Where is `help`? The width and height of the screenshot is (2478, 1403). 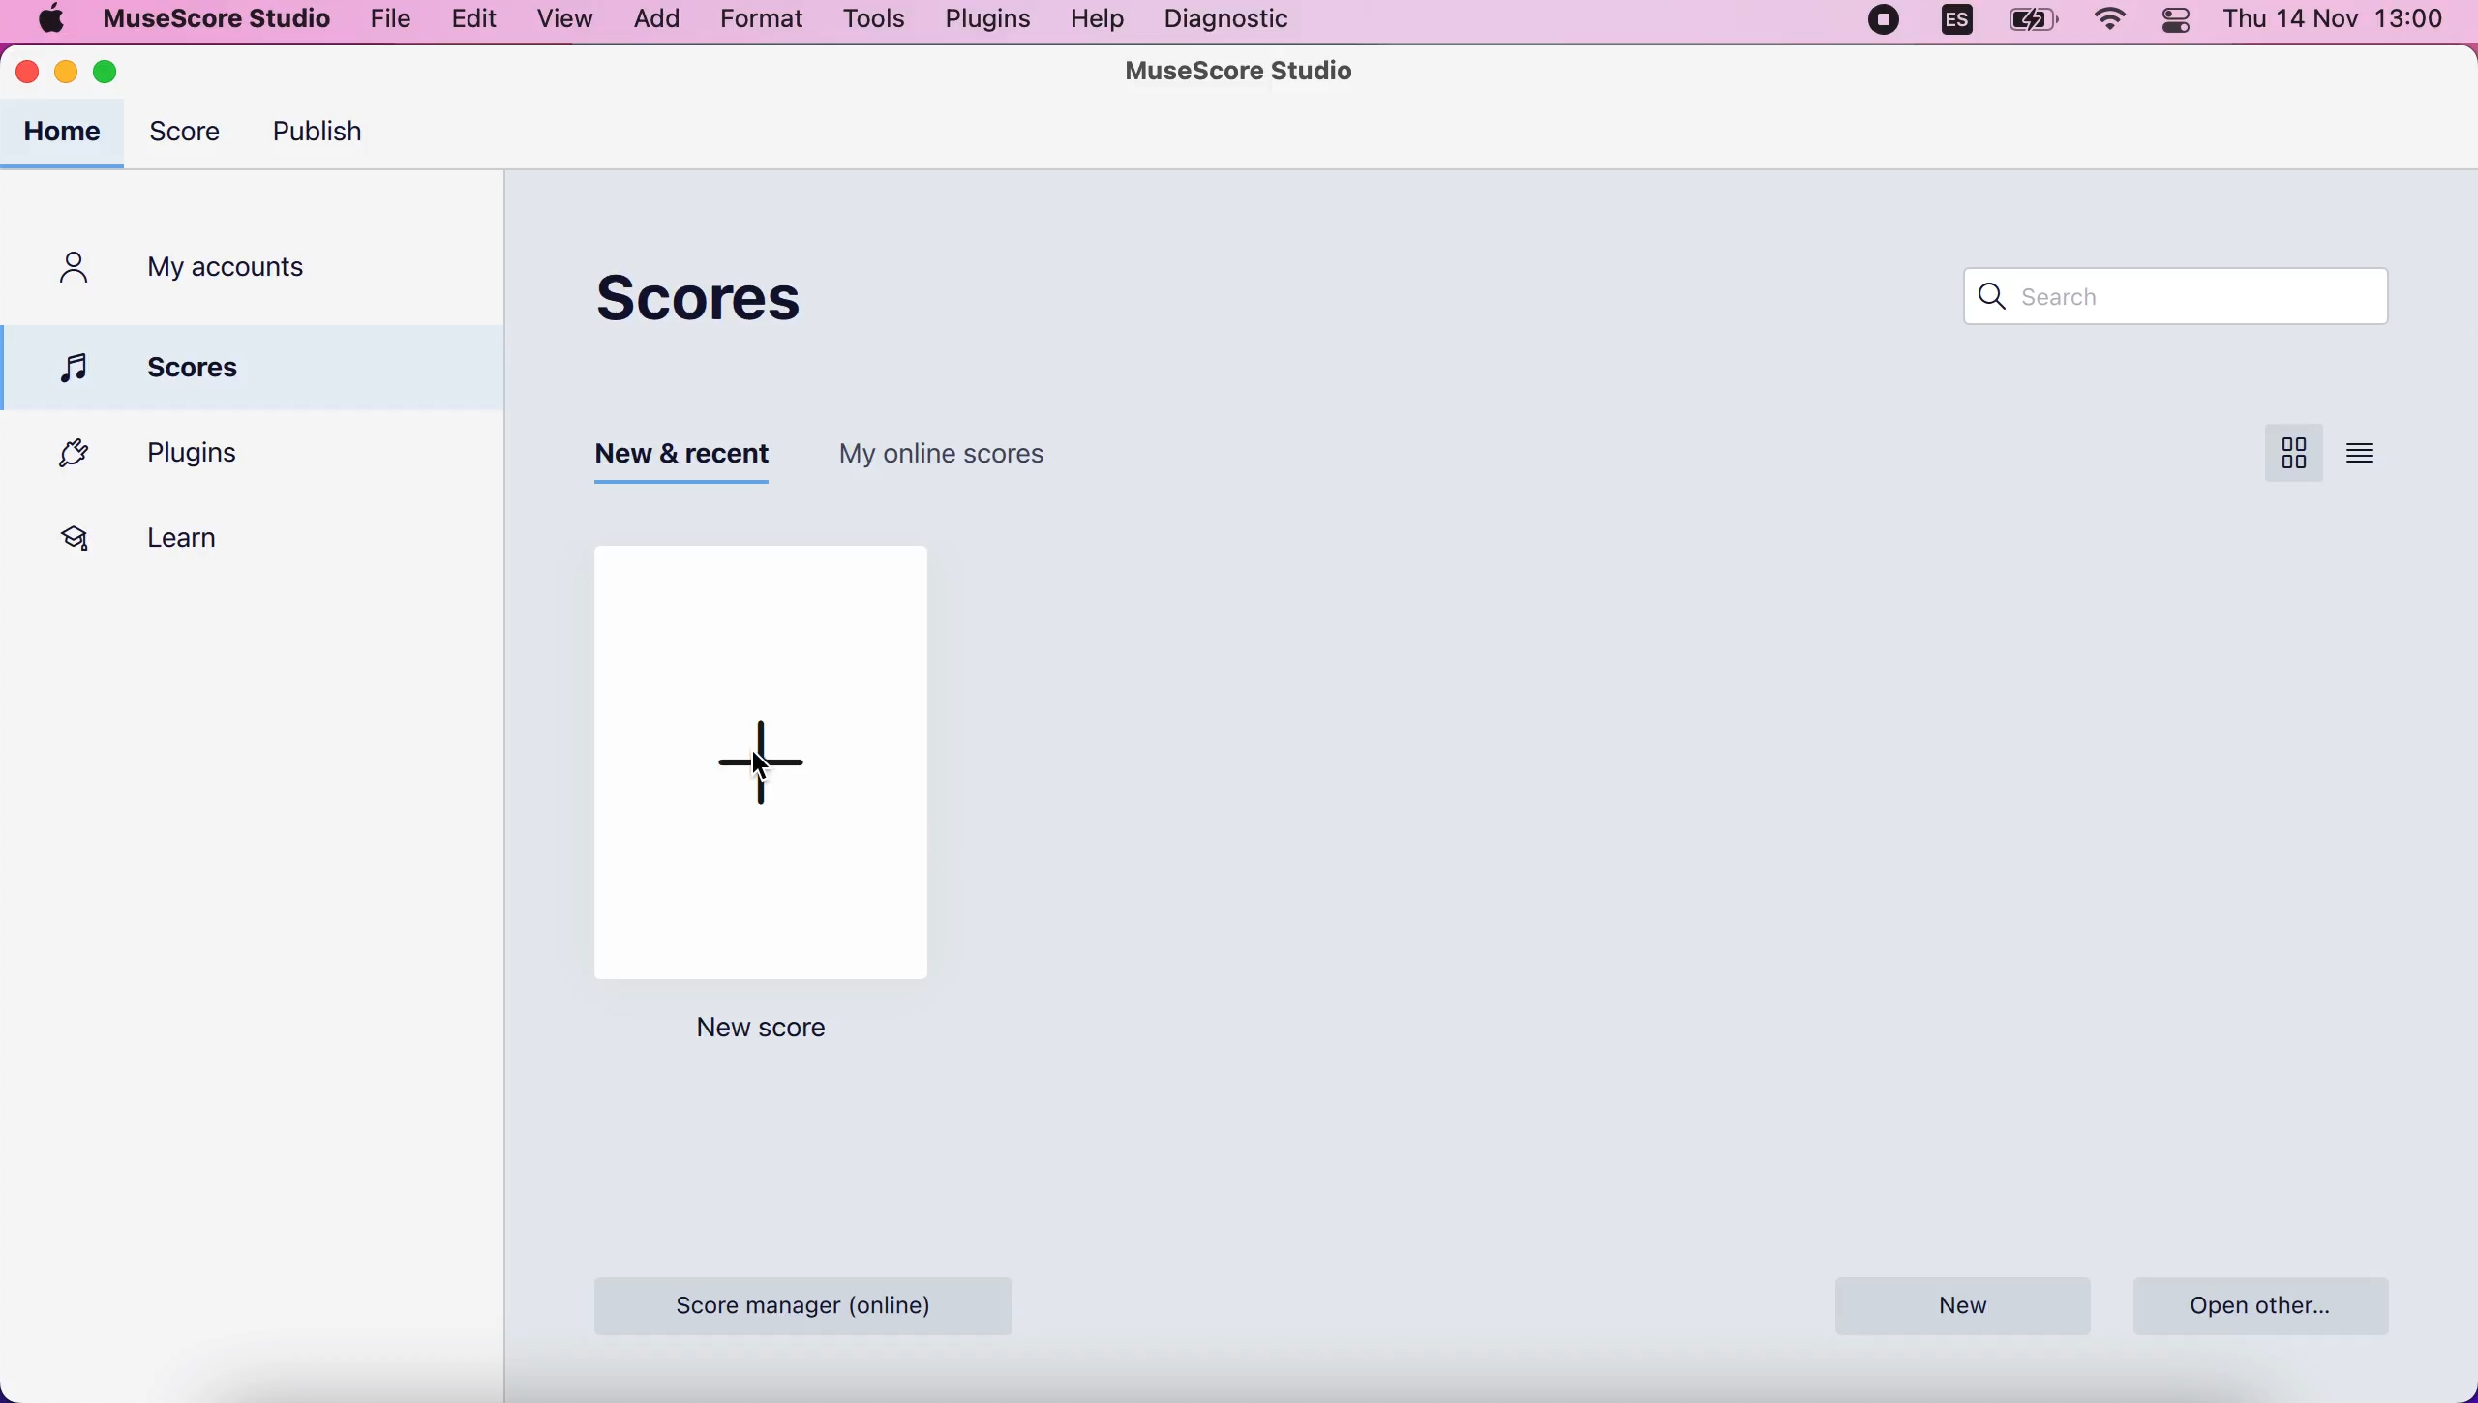
help is located at coordinates (1100, 21).